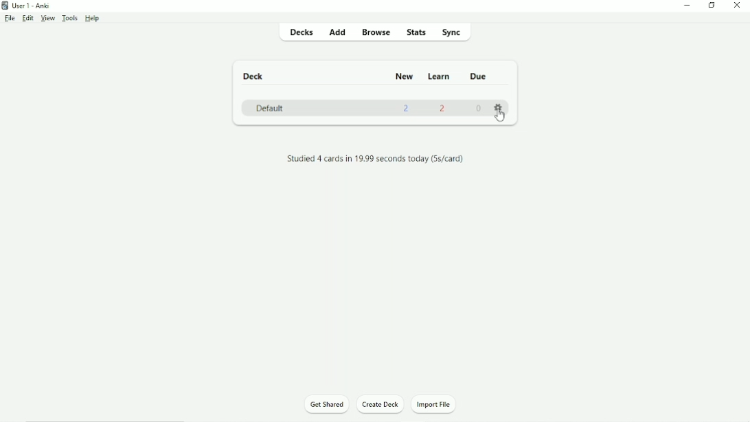  I want to click on Deck, so click(255, 76).